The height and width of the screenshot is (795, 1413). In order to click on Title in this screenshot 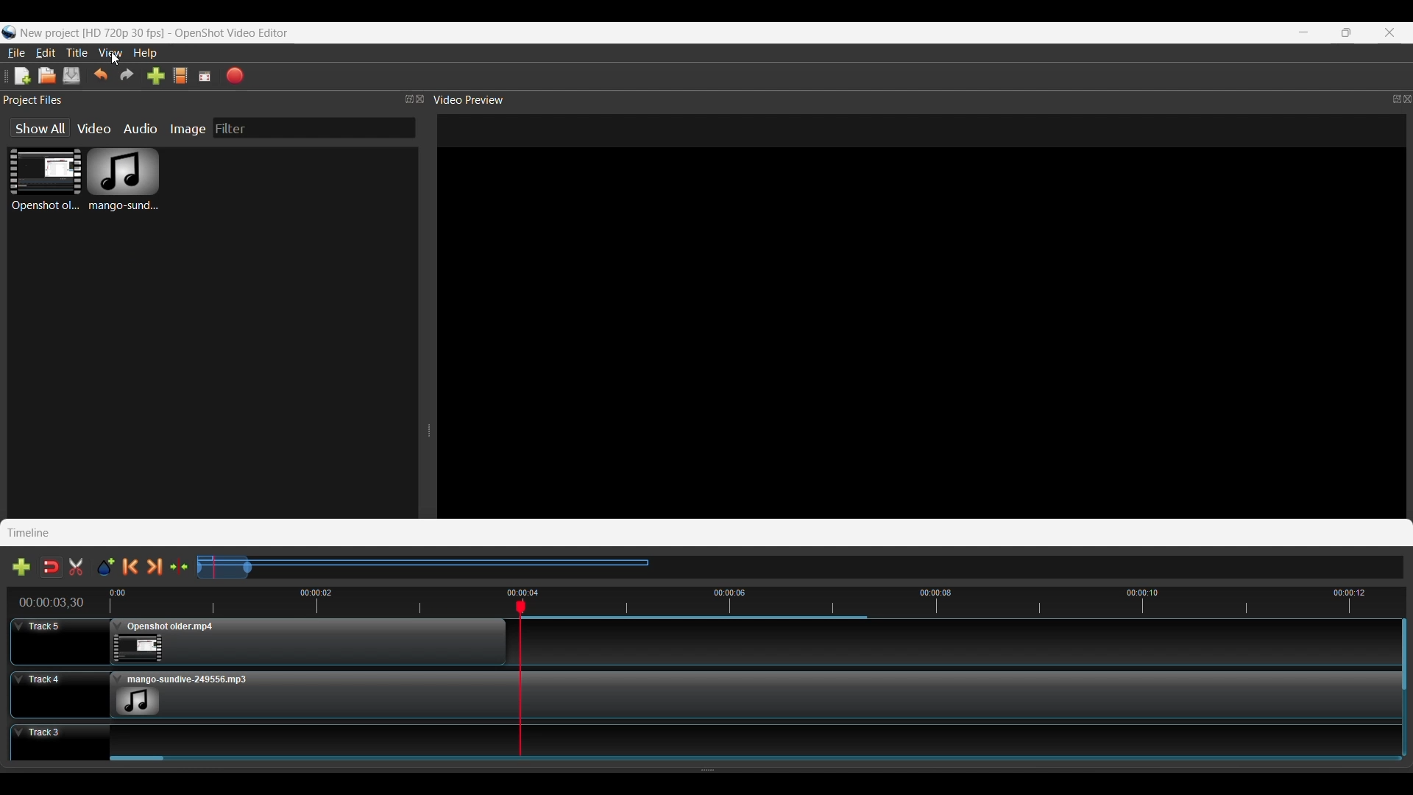, I will do `click(78, 52)`.